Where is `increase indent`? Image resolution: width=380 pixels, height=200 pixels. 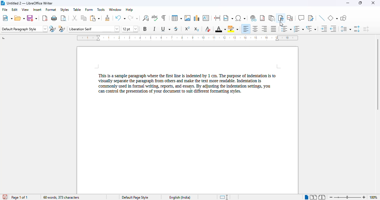
increase indent is located at coordinates (324, 29).